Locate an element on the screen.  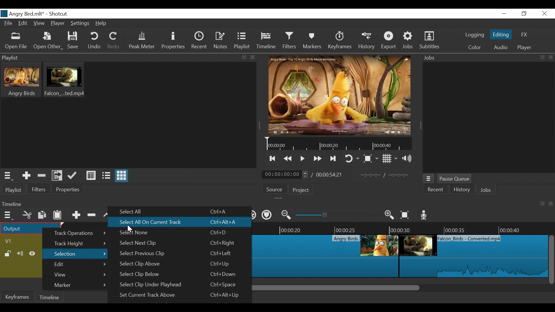
Select Next Clip is located at coordinates (183, 243).